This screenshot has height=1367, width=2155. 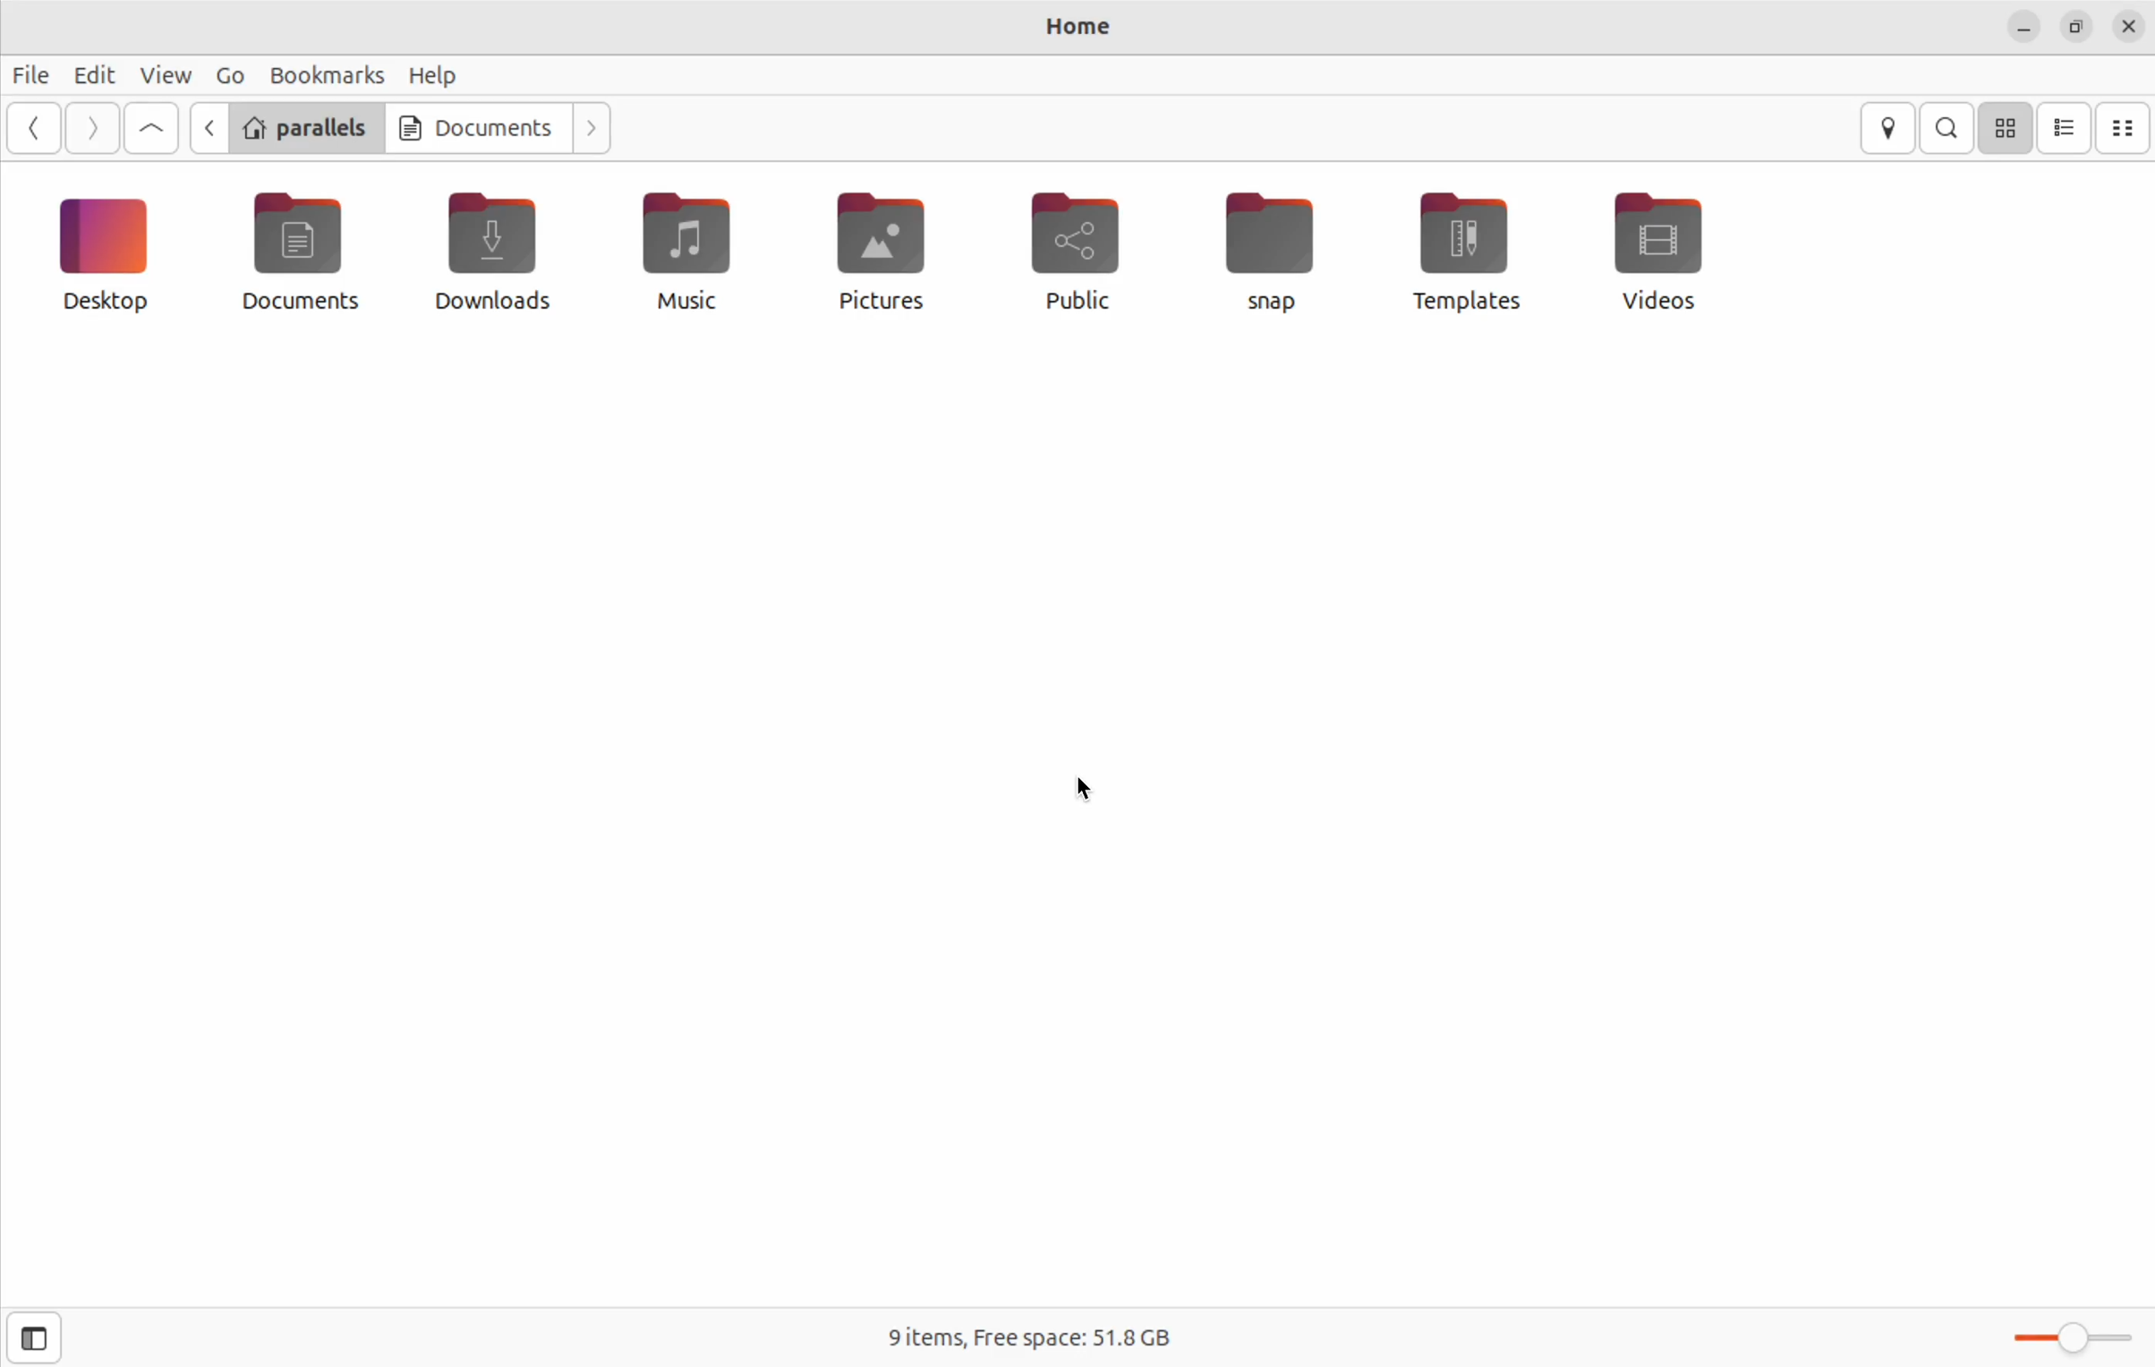 What do you see at coordinates (1080, 785) in the screenshot?
I see `cursor` at bounding box center [1080, 785].